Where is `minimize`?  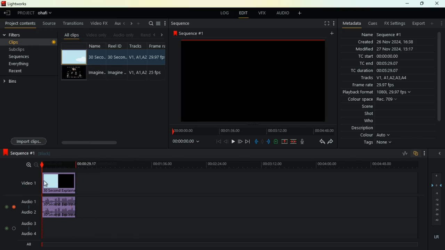 minimize is located at coordinates (405, 4).